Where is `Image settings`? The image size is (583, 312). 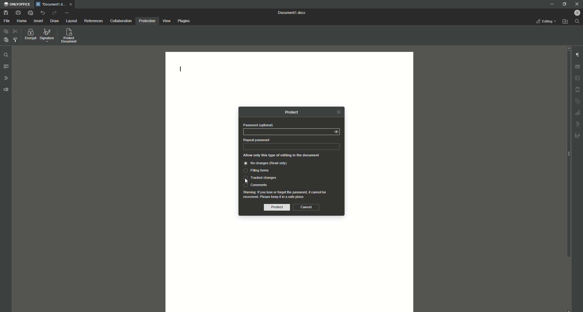 Image settings is located at coordinates (578, 78).